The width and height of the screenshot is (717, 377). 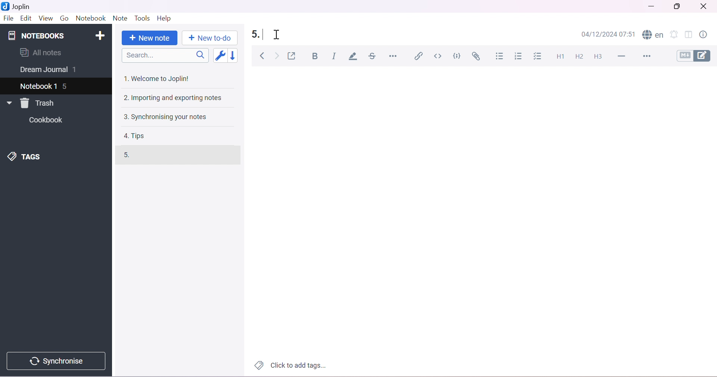 I want to click on Synchronise, so click(x=59, y=361).